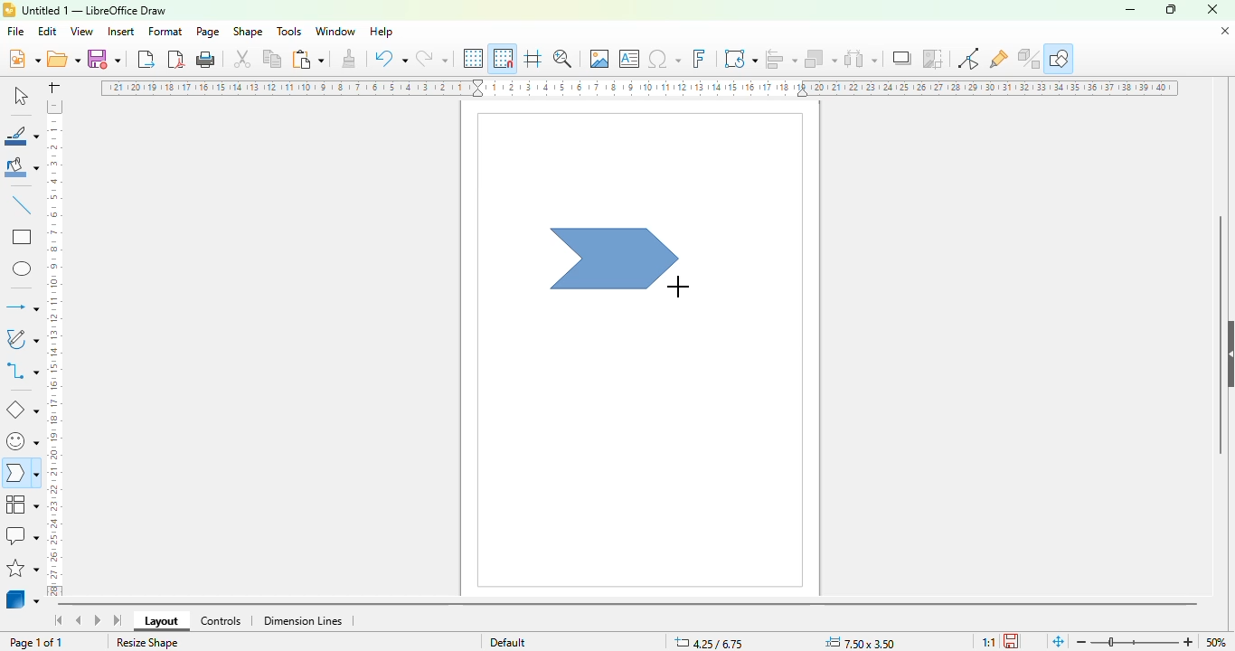 This screenshot has width=1235, height=651. What do you see at coordinates (335, 32) in the screenshot?
I see `window` at bounding box center [335, 32].